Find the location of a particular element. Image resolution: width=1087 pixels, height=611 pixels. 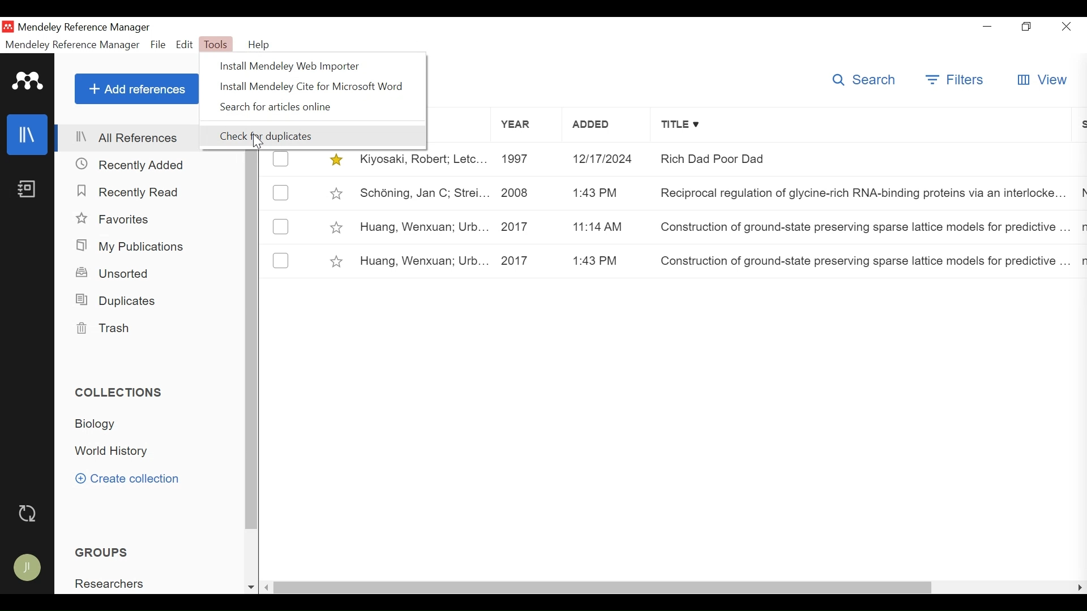

Filters is located at coordinates (957, 80).